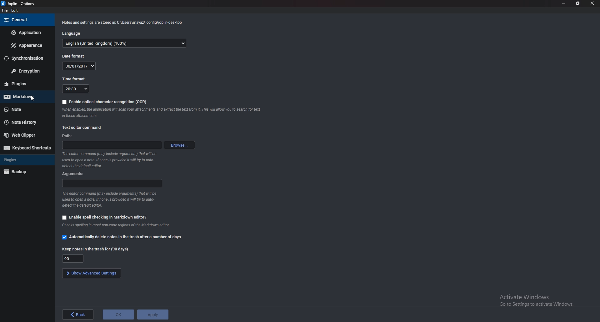 The image size is (600, 322). What do you see at coordinates (181, 146) in the screenshot?
I see `browse` at bounding box center [181, 146].